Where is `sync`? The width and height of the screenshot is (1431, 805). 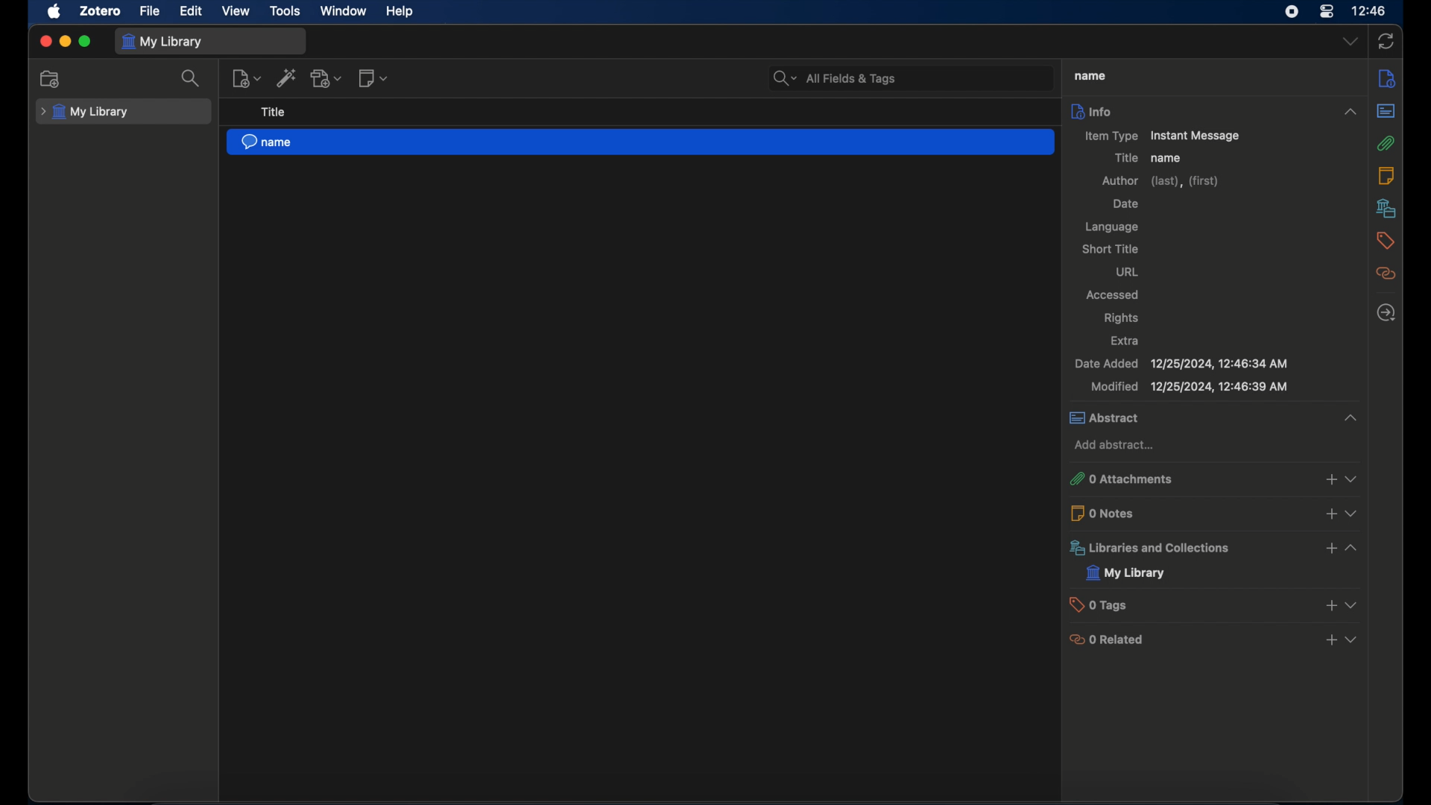 sync is located at coordinates (1386, 42).